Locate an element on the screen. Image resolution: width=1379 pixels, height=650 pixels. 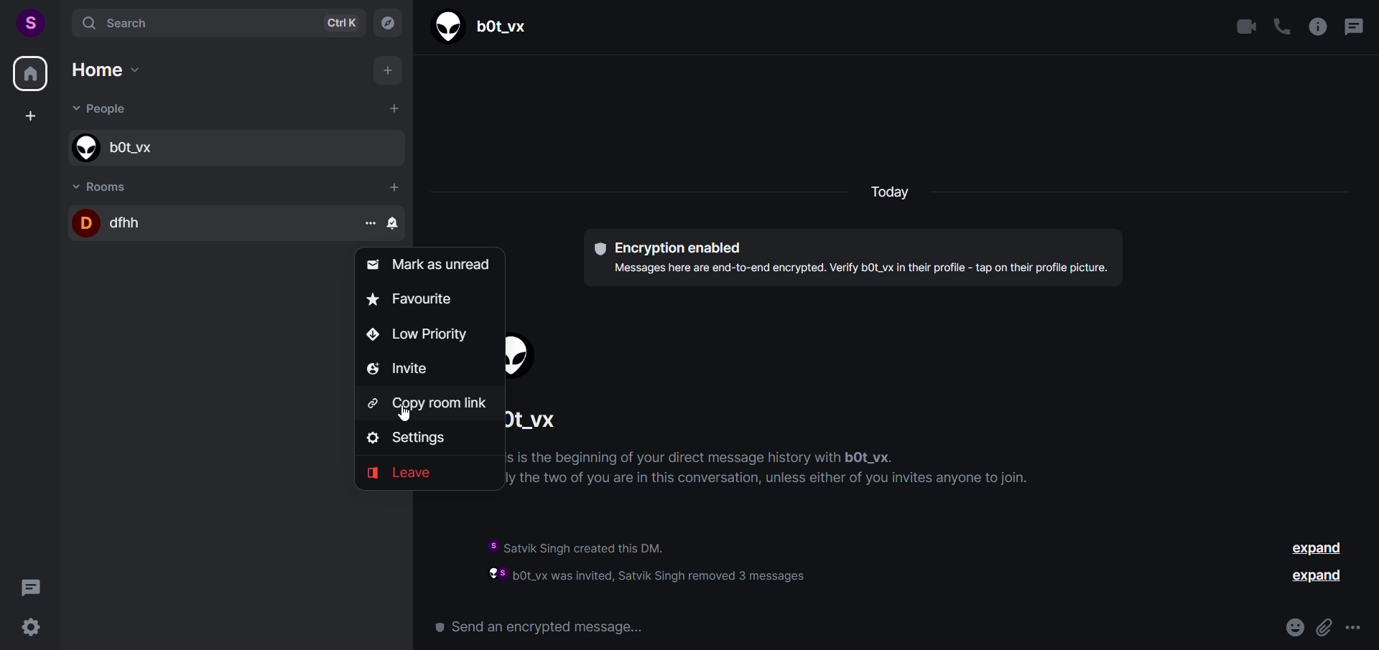
user is located at coordinates (29, 21).